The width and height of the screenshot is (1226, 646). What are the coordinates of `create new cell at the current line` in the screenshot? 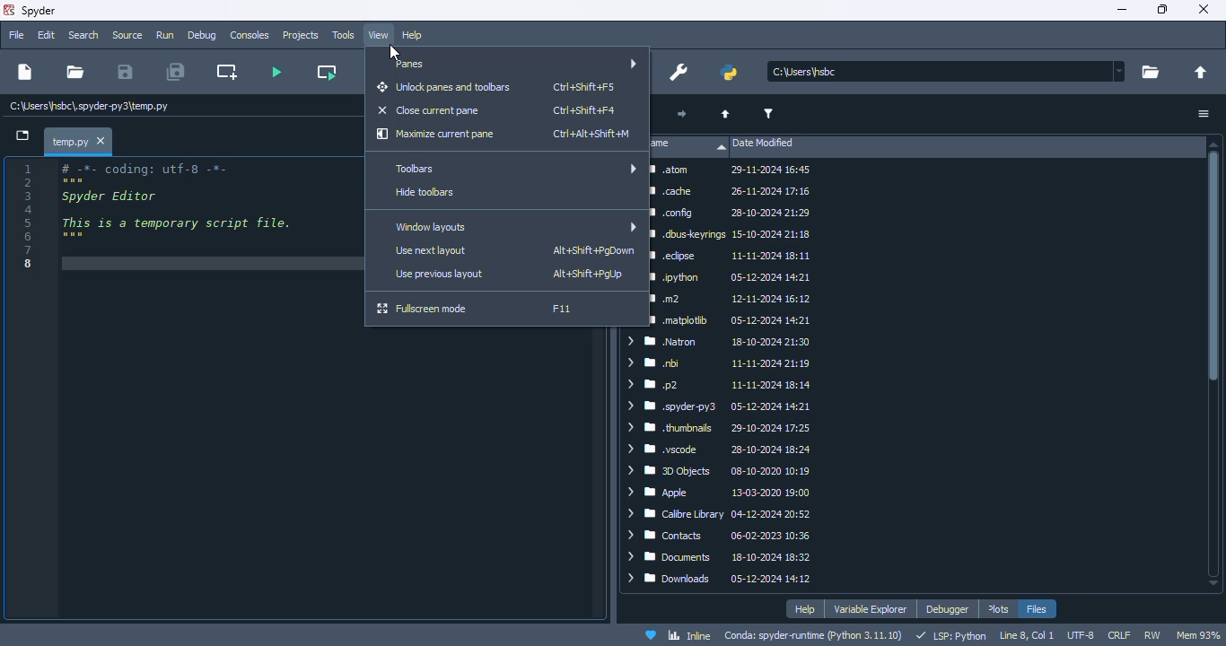 It's located at (228, 72).